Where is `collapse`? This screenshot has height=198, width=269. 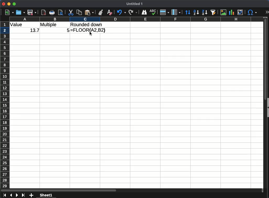 collapse is located at coordinates (267, 107).